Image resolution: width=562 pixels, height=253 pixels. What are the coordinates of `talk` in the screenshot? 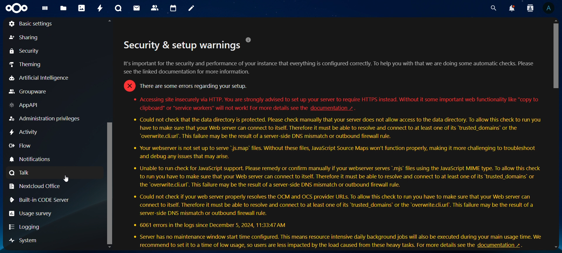 It's located at (26, 172).